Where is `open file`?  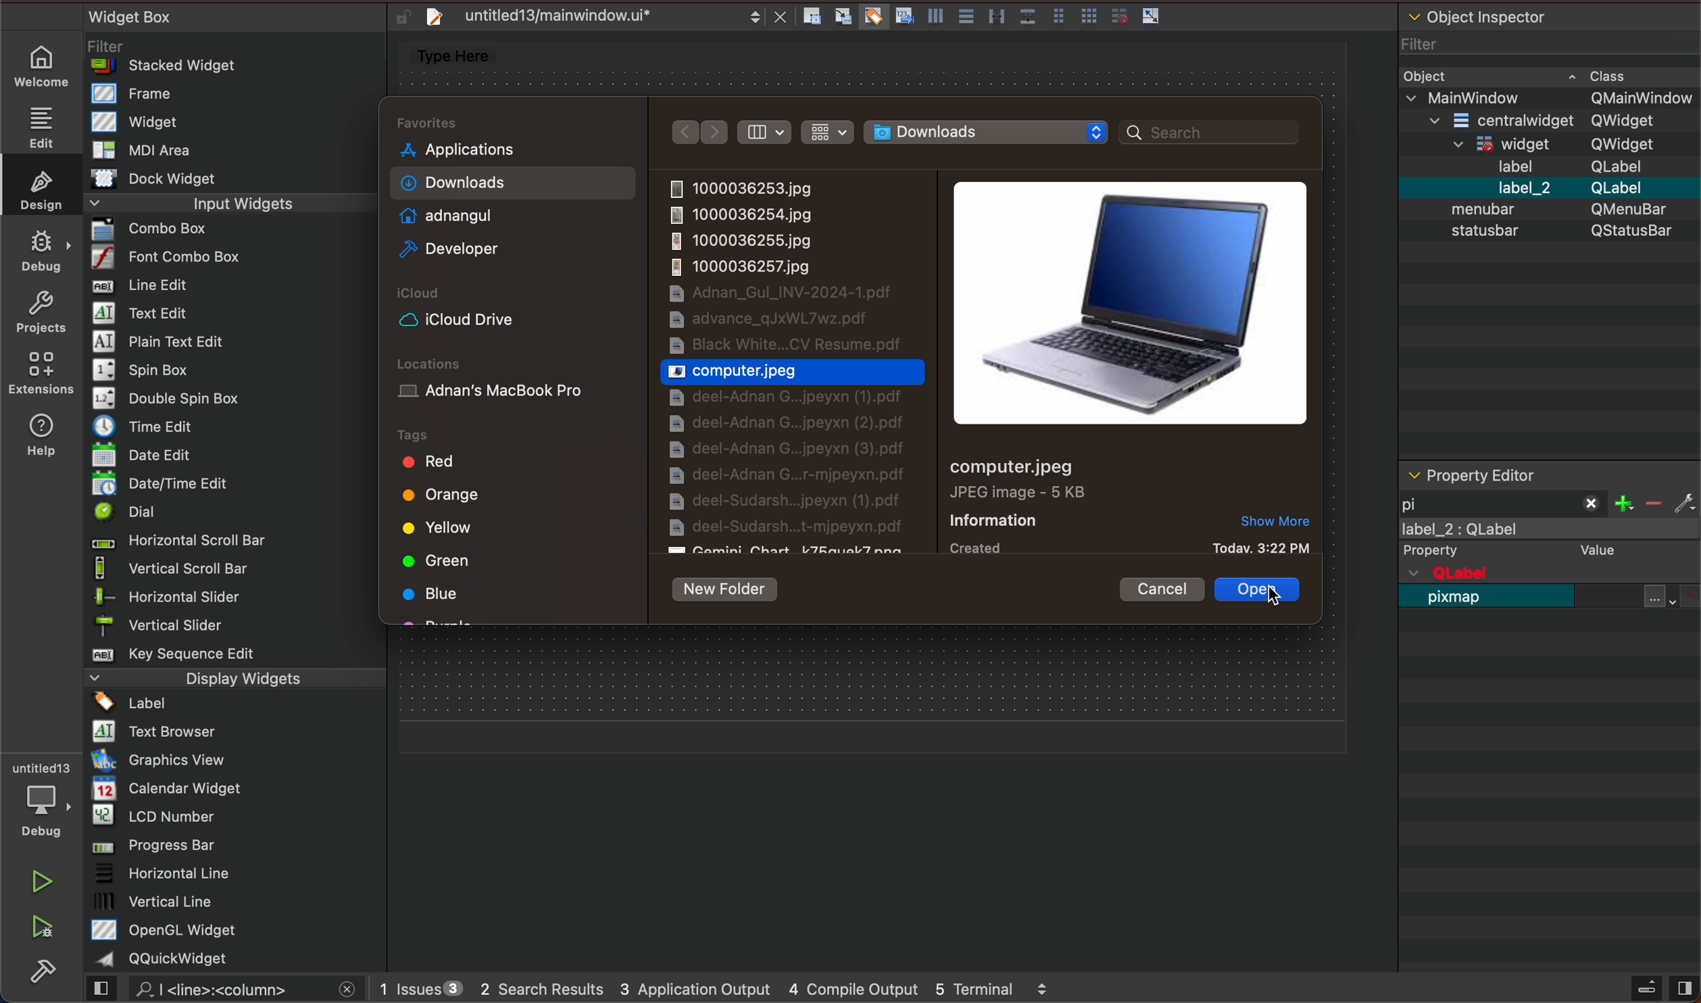
open file is located at coordinates (1258, 590).